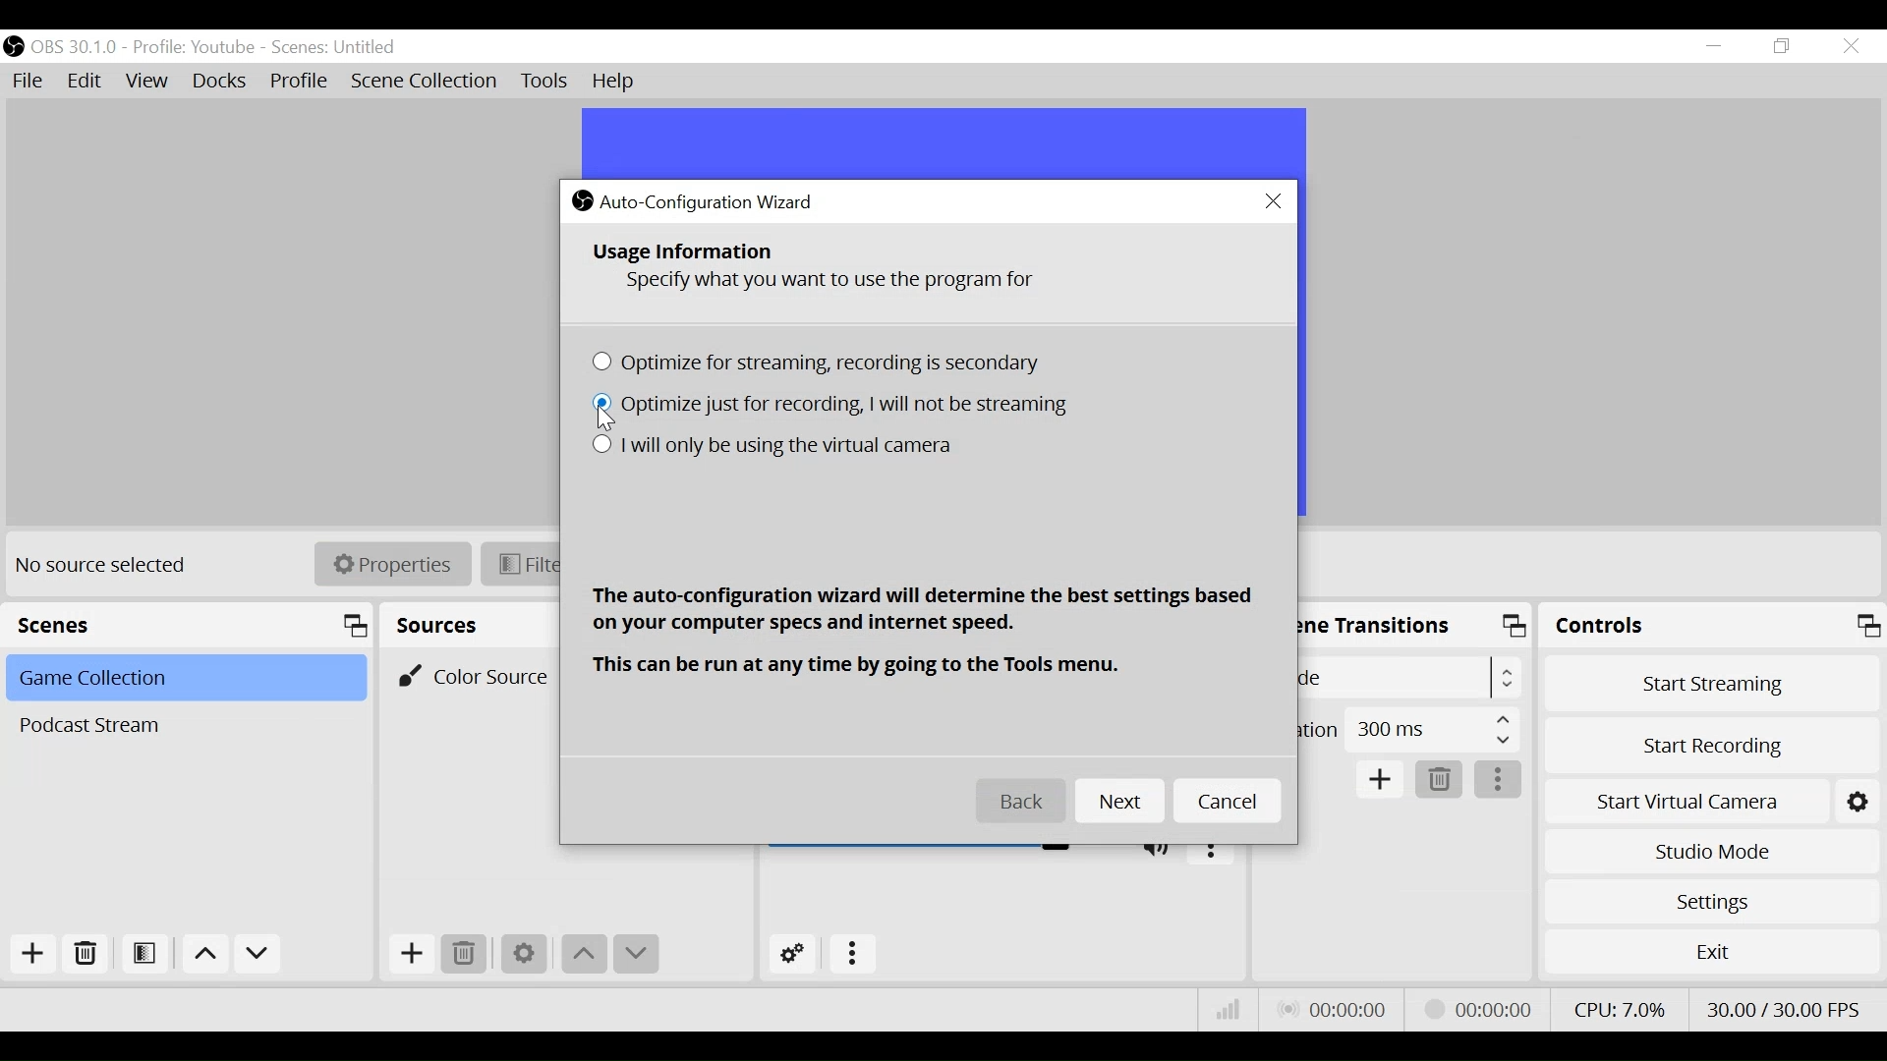  What do you see at coordinates (146, 82) in the screenshot?
I see `View` at bounding box center [146, 82].